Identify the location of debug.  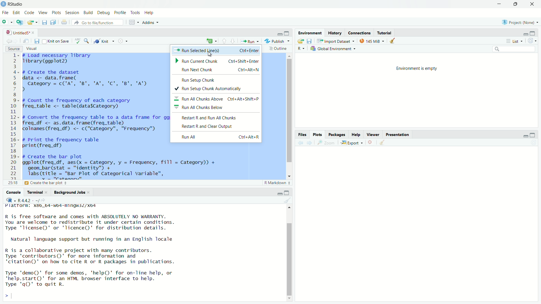
(103, 14).